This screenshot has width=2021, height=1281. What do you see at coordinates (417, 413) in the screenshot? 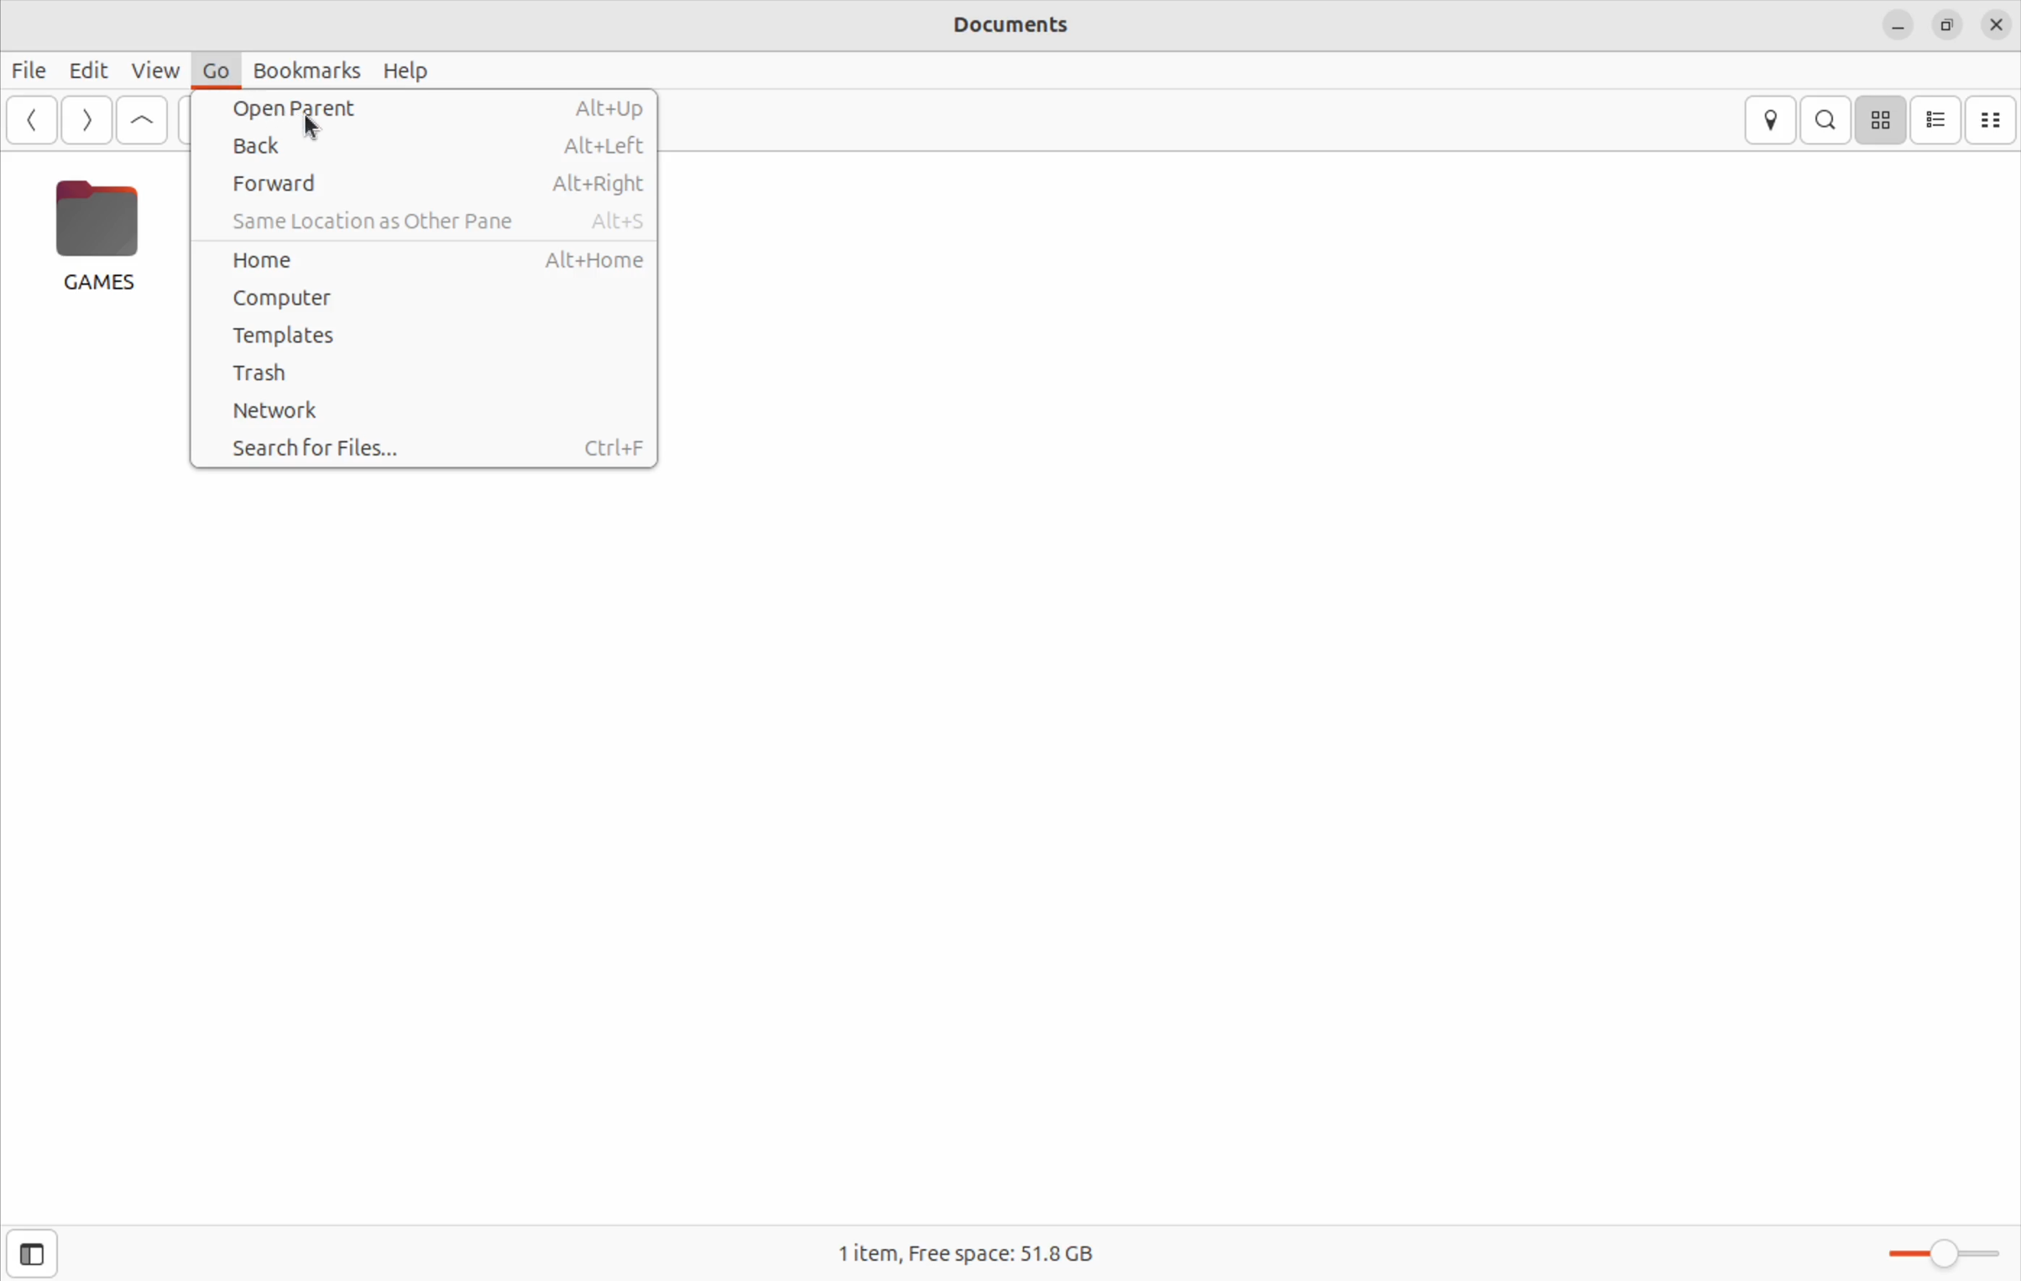
I see `network` at bounding box center [417, 413].